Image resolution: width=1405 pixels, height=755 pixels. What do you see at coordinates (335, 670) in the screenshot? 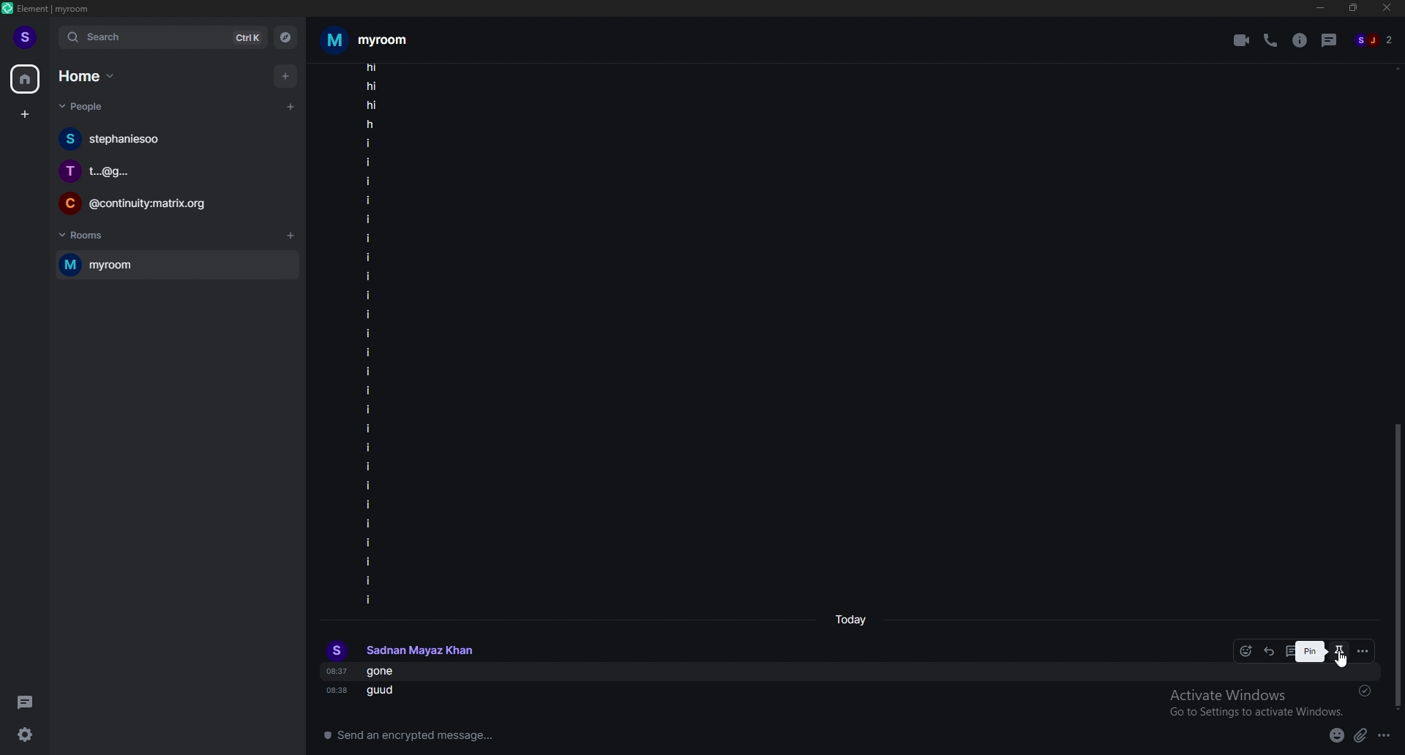
I see `time` at bounding box center [335, 670].